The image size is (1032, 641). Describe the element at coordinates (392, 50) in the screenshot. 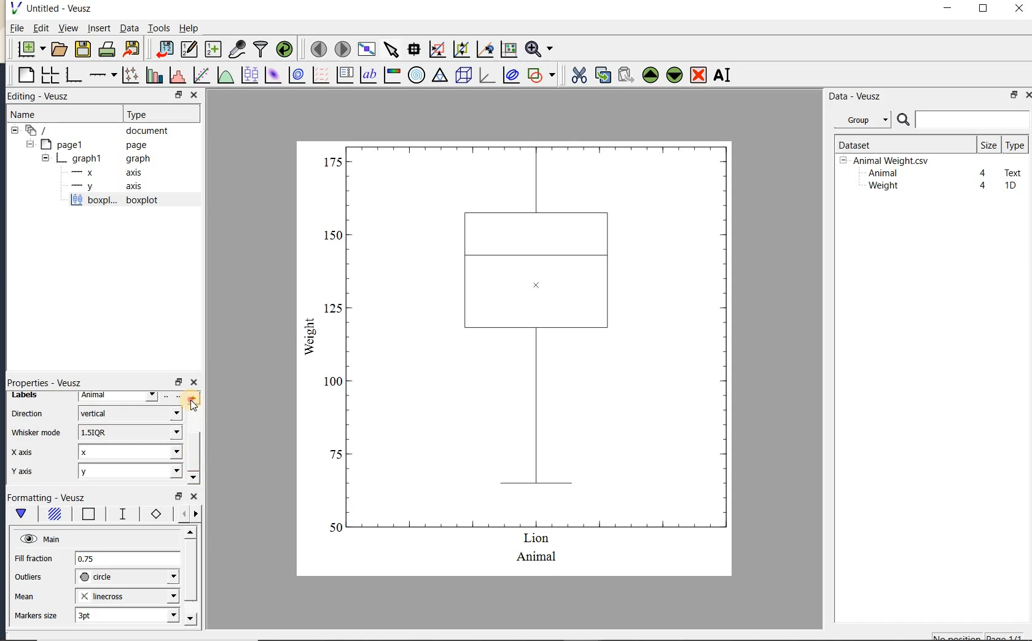

I see `select items from the graph or scroll` at that location.